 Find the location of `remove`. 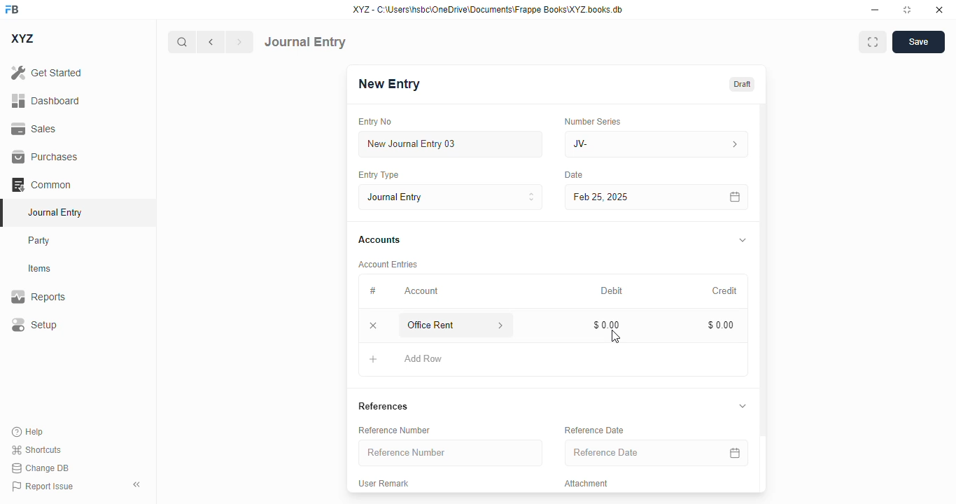

remove is located at coordinates (373, 325).